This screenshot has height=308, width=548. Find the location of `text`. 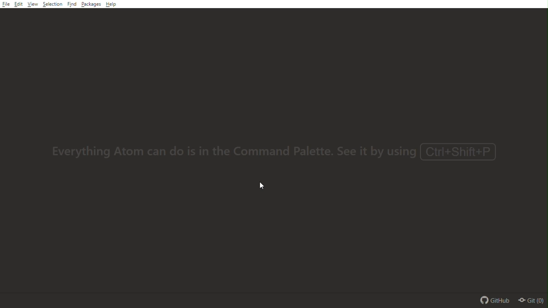

text is located at coordinates (280, 154).